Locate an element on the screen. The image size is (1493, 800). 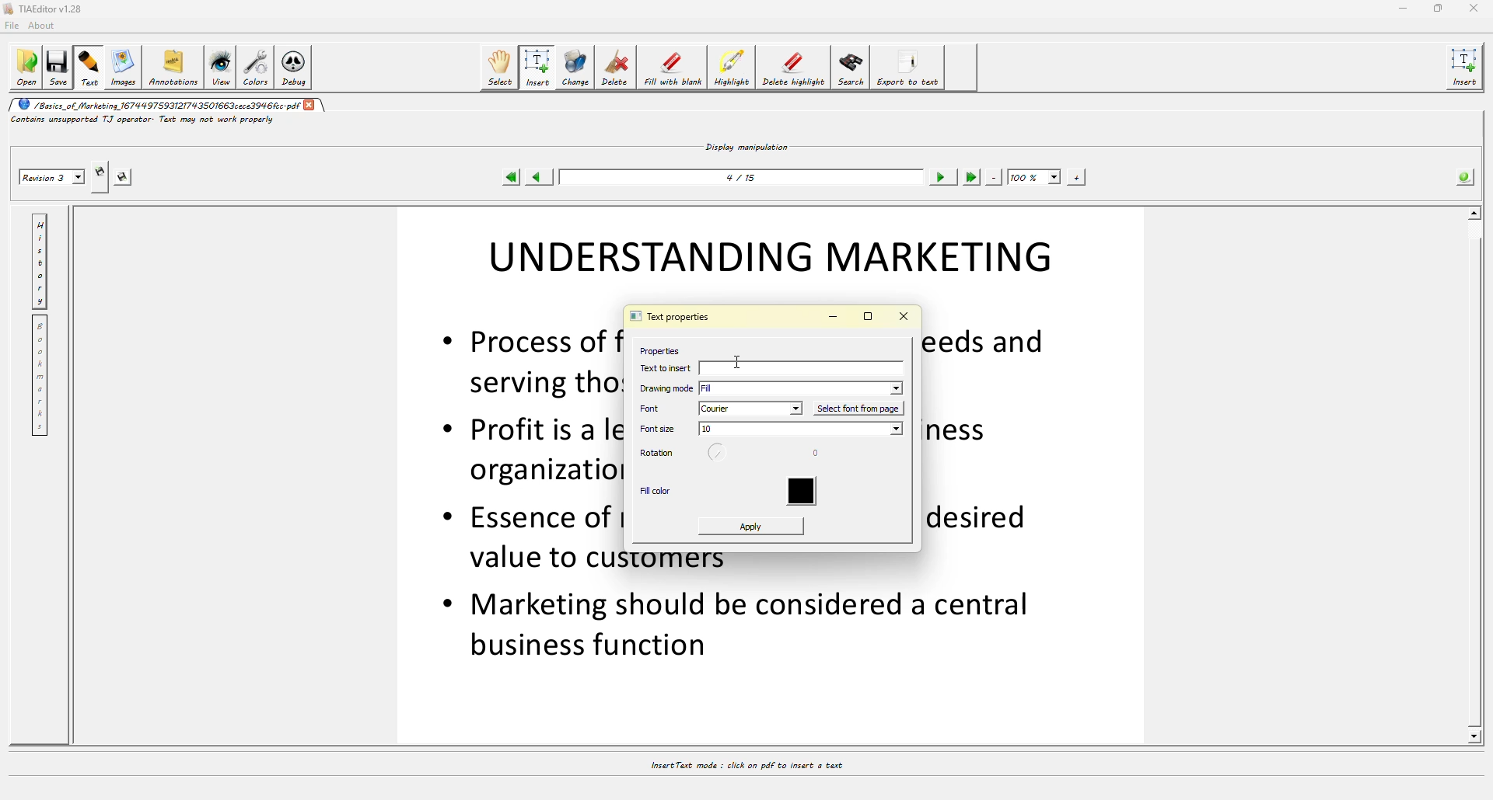
text cursor is located at coordinates (740, 360).